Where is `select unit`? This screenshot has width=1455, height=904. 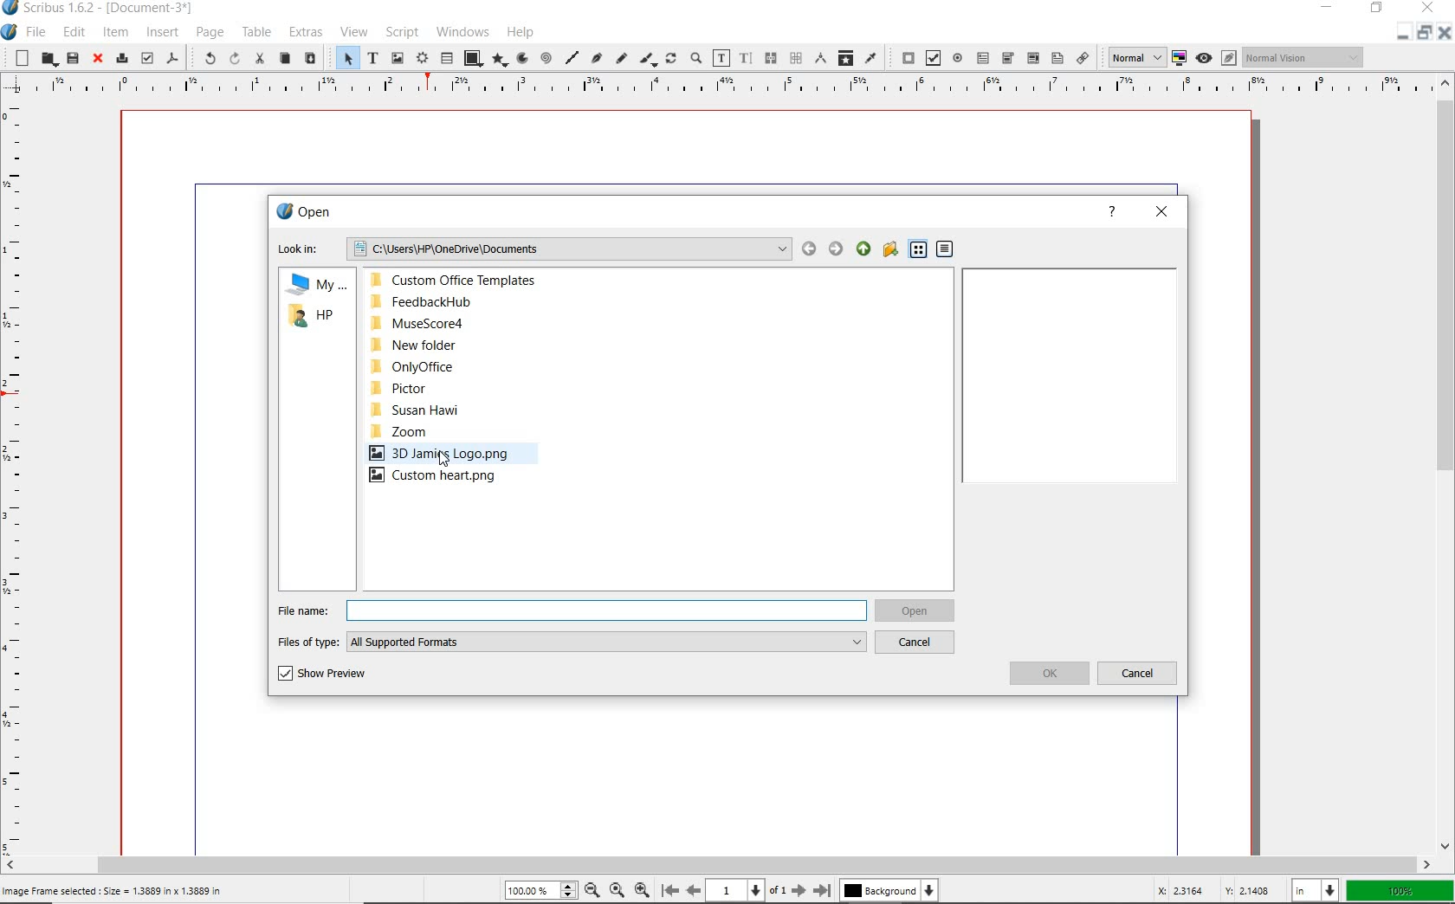 select unit is located at coordinates (1313, 890).